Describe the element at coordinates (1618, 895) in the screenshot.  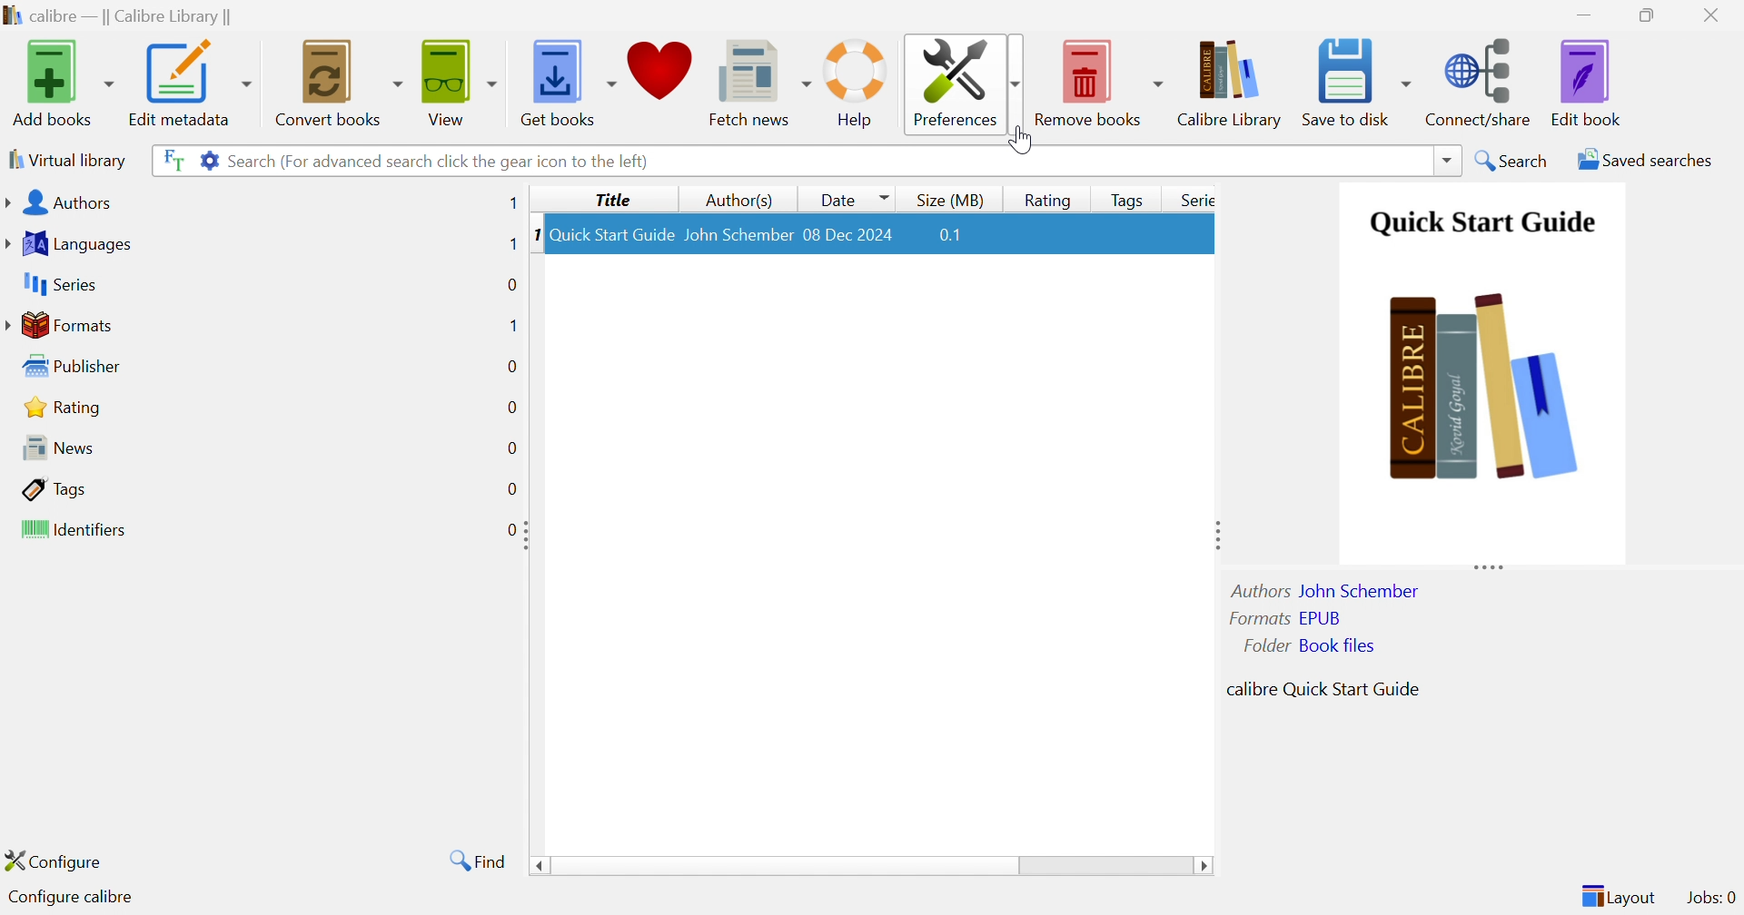
I see `Layout:0` at that location.